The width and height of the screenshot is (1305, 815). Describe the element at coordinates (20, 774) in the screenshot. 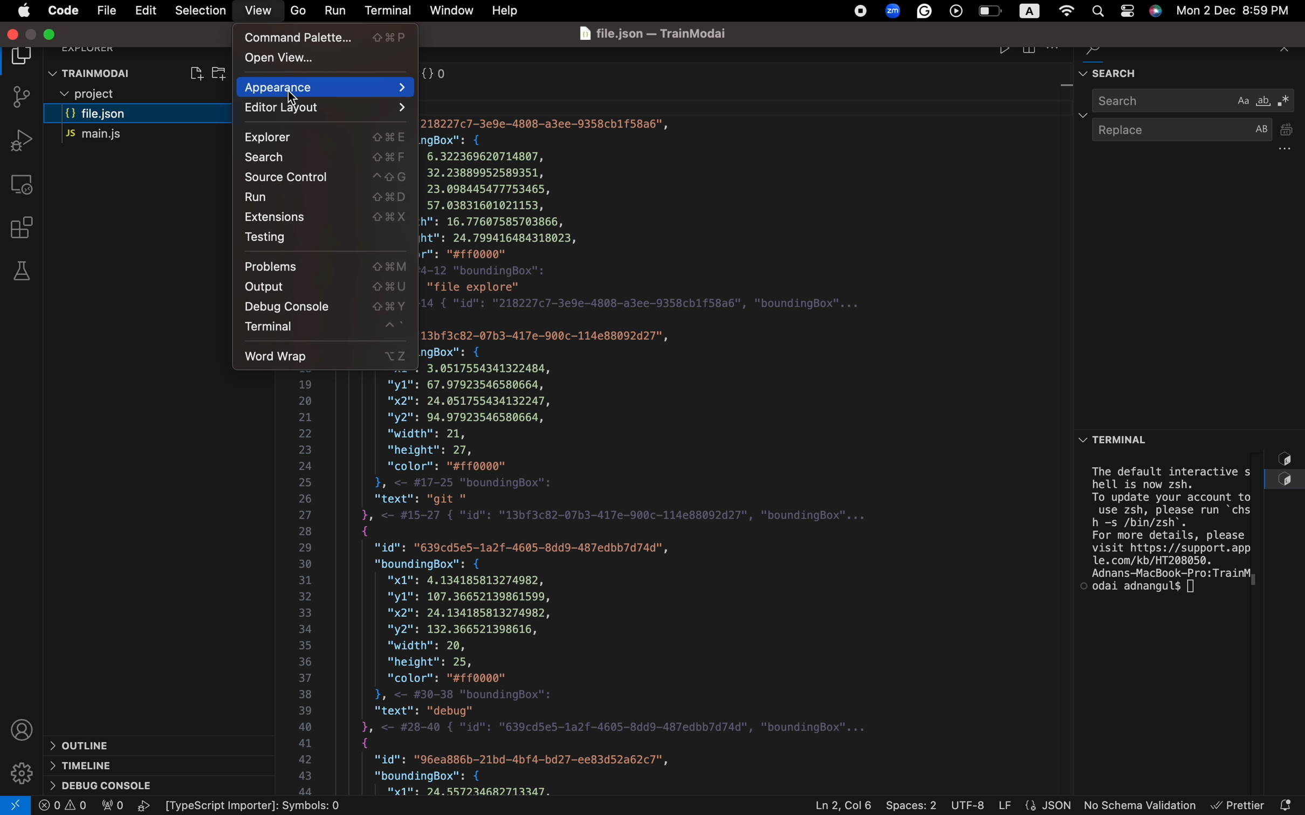

I see `Settings` at that location.